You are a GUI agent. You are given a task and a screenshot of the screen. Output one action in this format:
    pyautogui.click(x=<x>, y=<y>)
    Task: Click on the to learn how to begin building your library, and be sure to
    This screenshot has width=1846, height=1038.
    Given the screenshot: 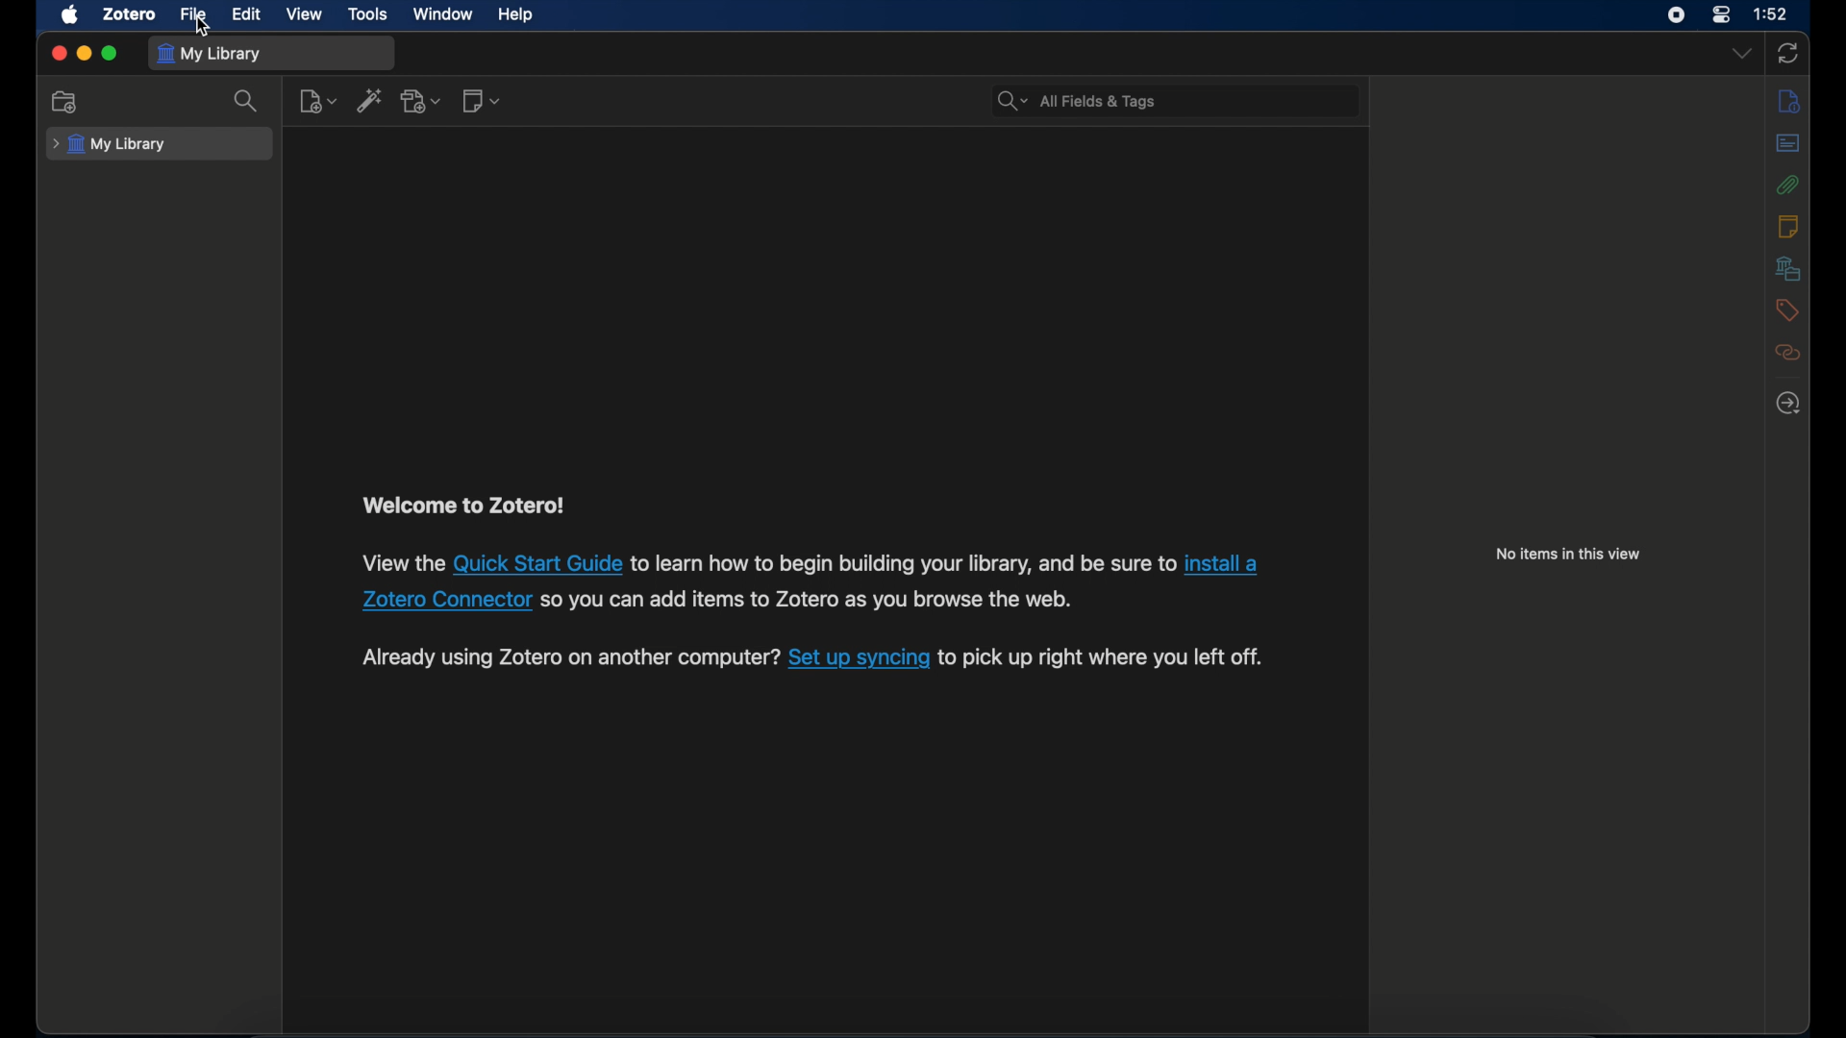 What is the action you would take?
    pyautogui.click(x=903, y=560)
    